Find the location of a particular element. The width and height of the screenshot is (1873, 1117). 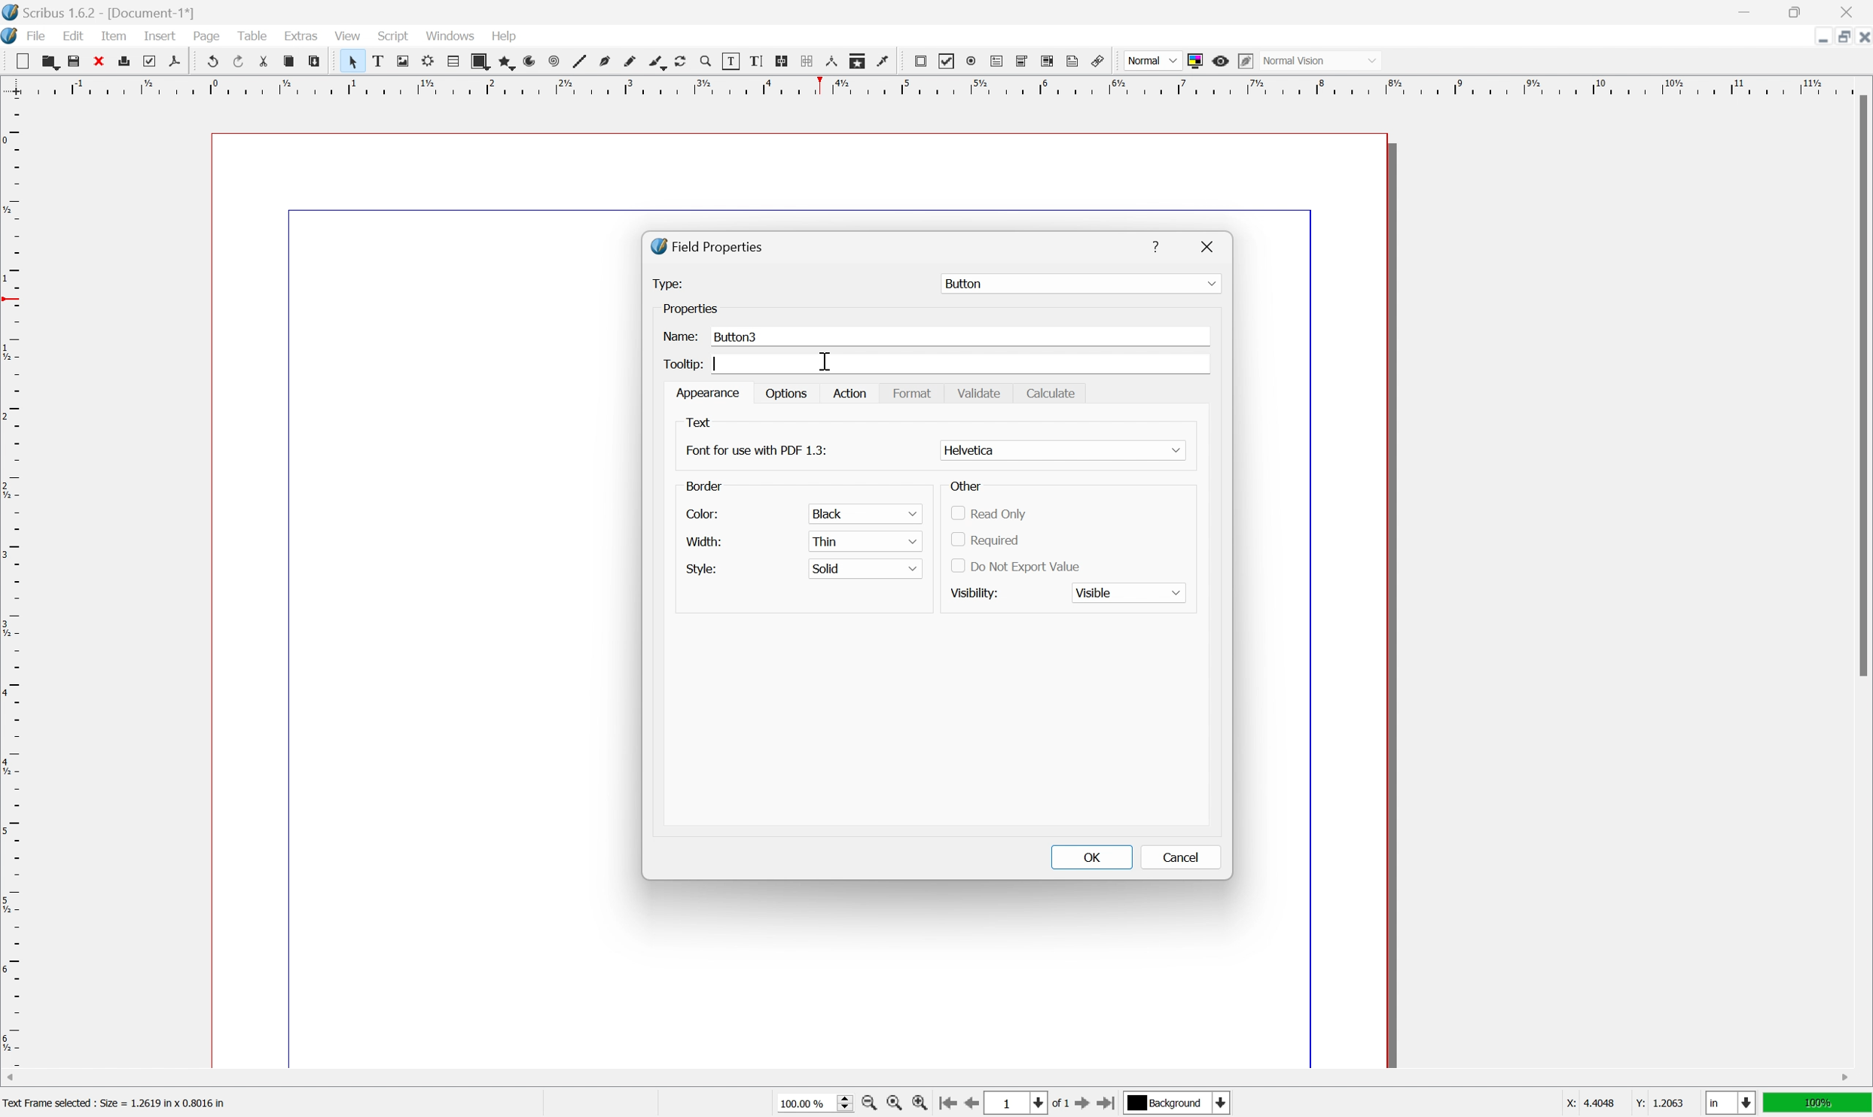

OK is located at coordinates (1095, 855).